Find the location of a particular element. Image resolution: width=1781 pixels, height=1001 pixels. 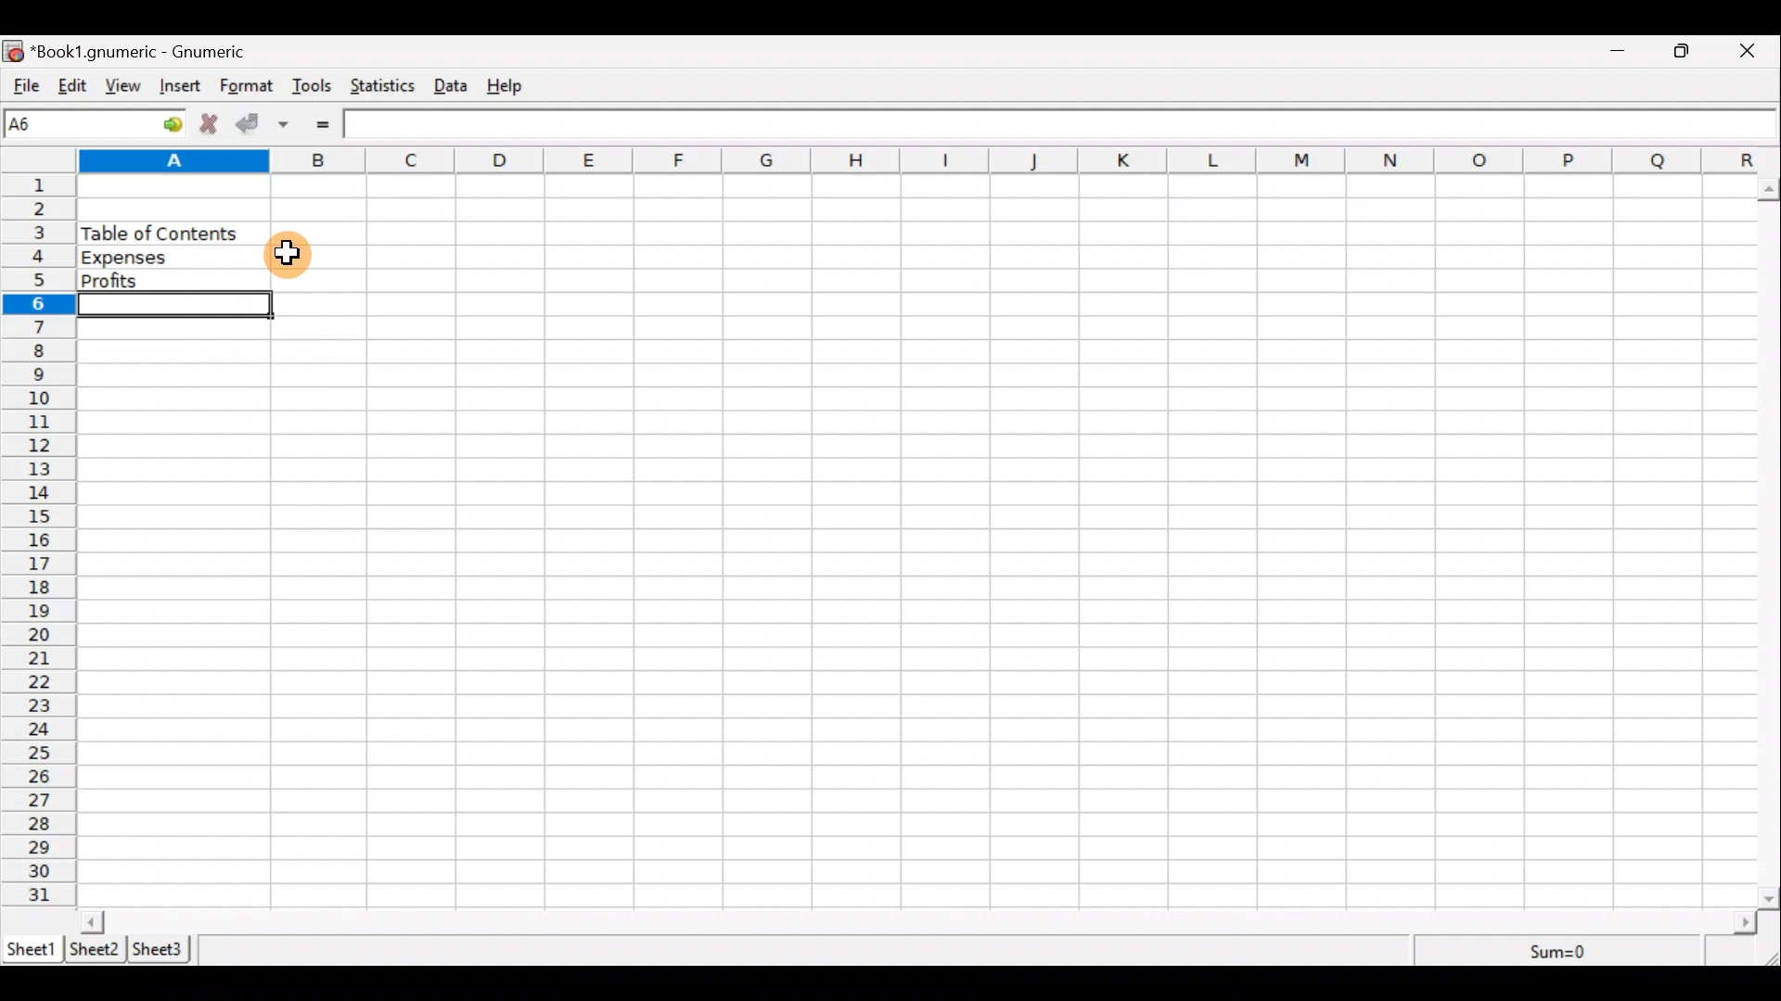

Tools is located at coordinates (313, 87).